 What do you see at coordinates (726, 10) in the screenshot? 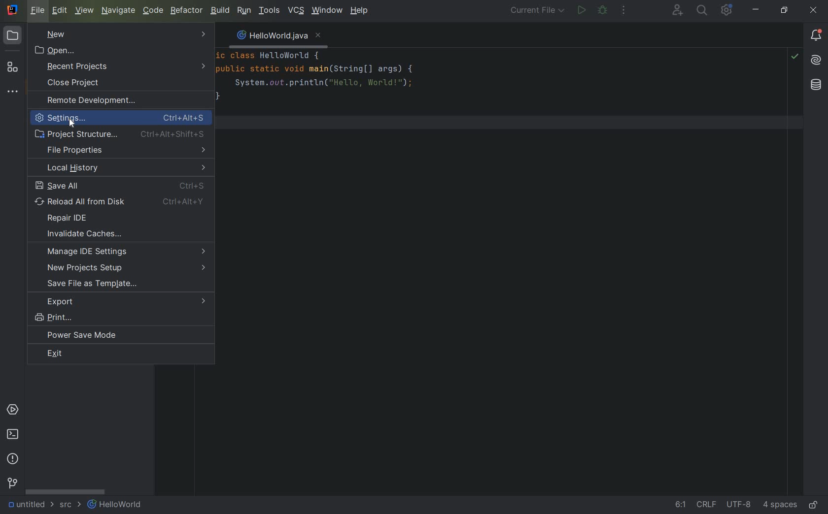
I see `IDE & PROJECT SETTINGS` at bounding box center [726, 10].